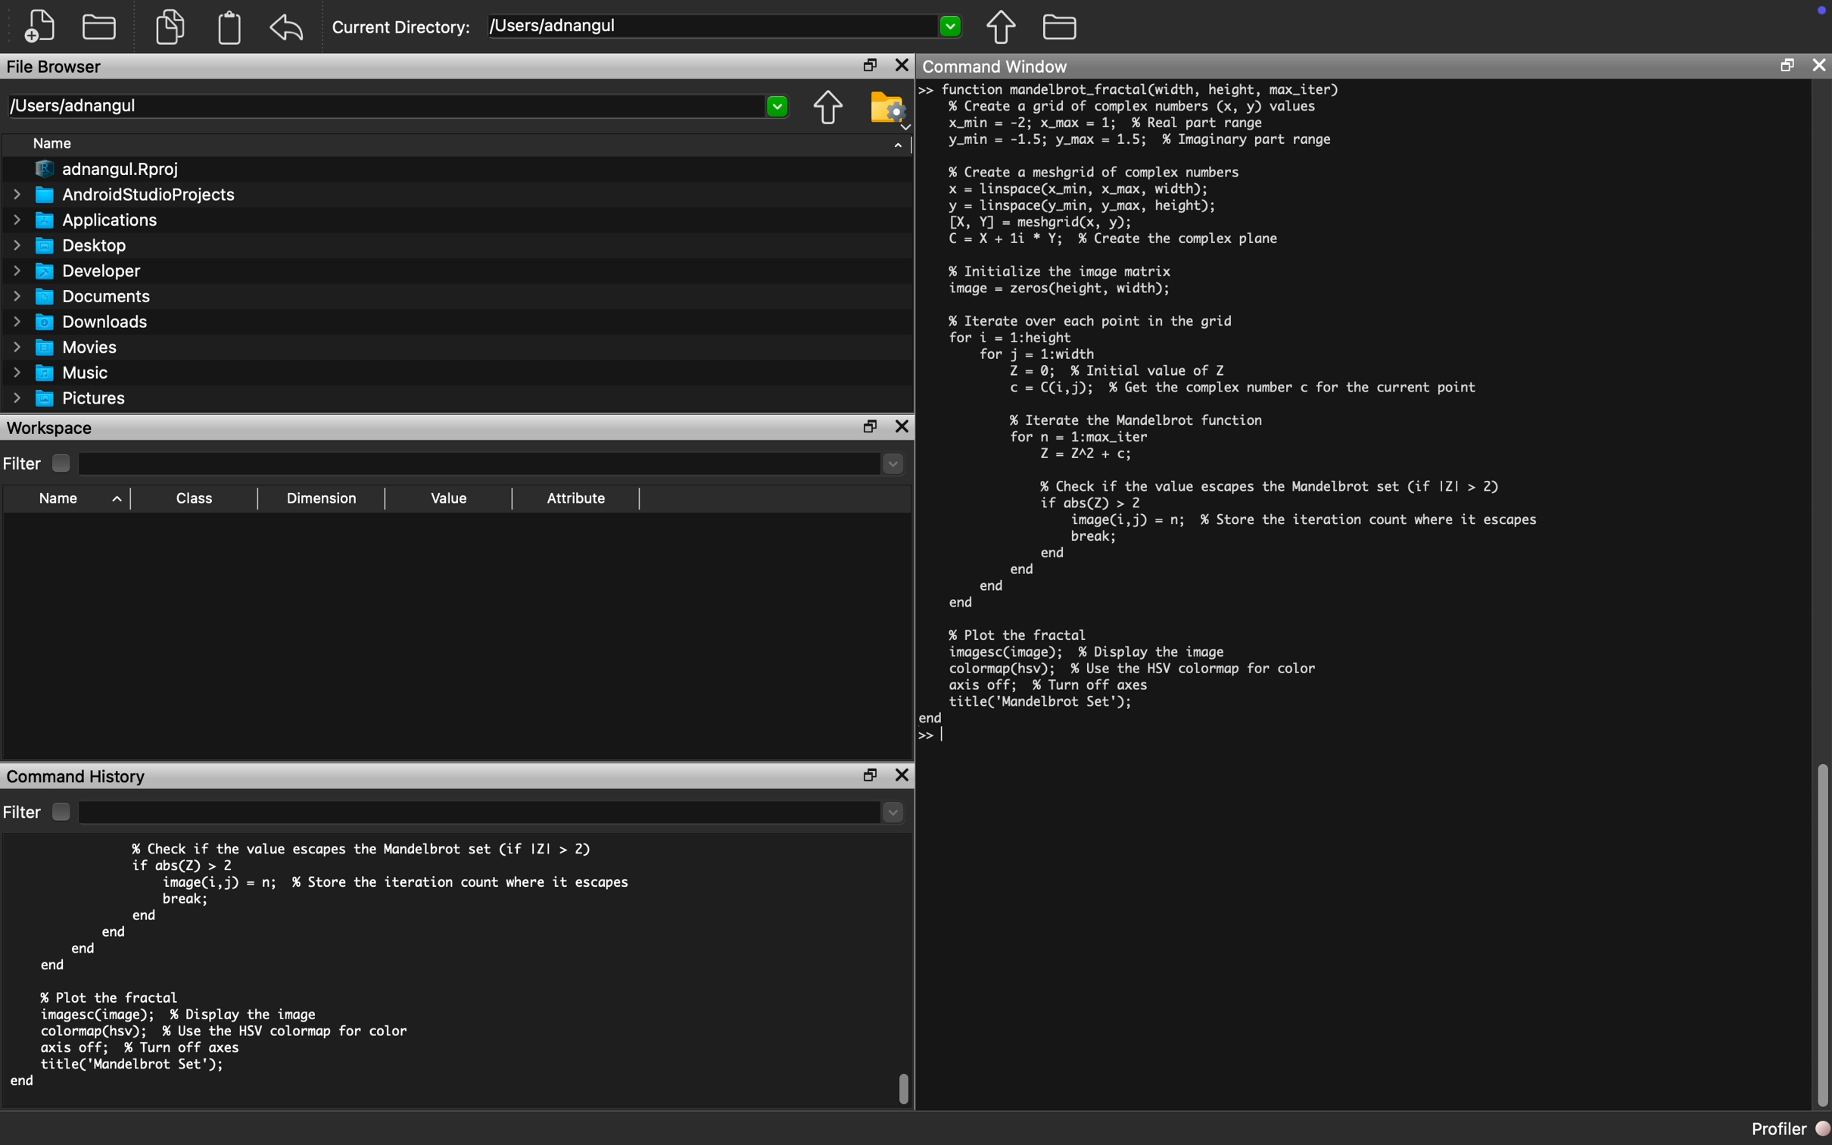 The width and height of the screenshot is (1832, 1145). I want to click on Restore Down, so click(874, 65).